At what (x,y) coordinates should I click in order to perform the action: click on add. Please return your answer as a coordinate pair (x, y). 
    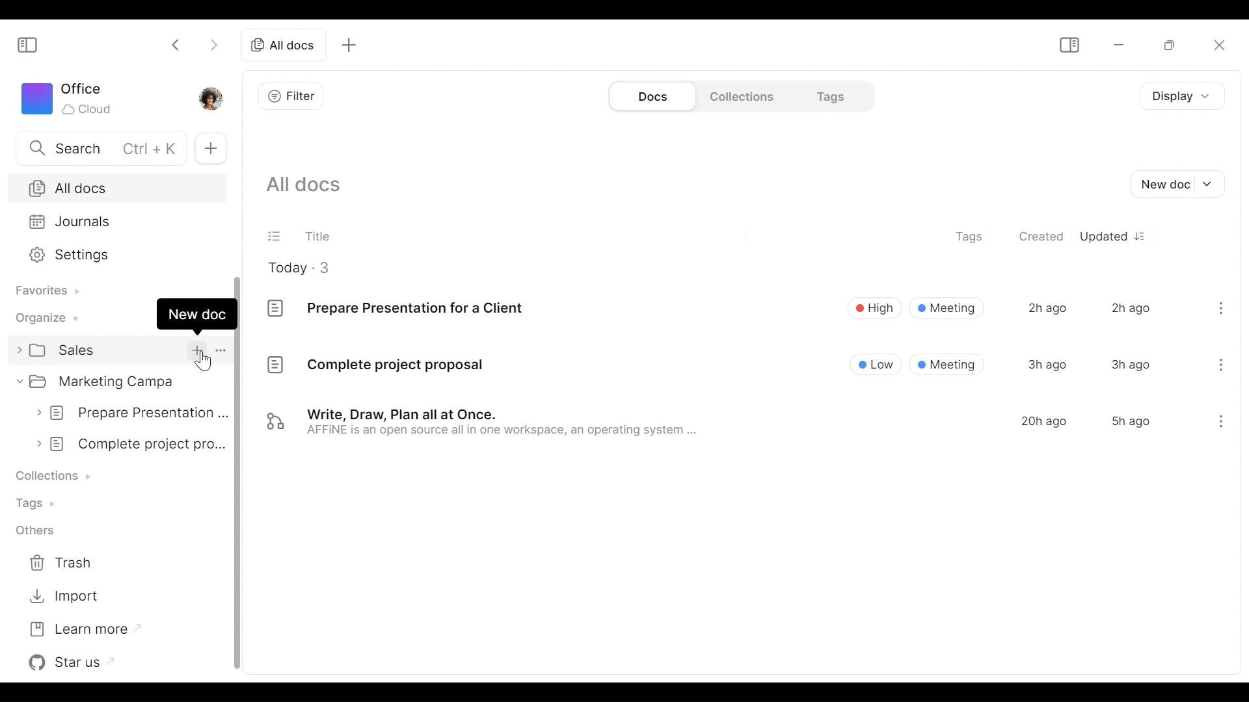
    Looking at the image, I should click on (196, 350).